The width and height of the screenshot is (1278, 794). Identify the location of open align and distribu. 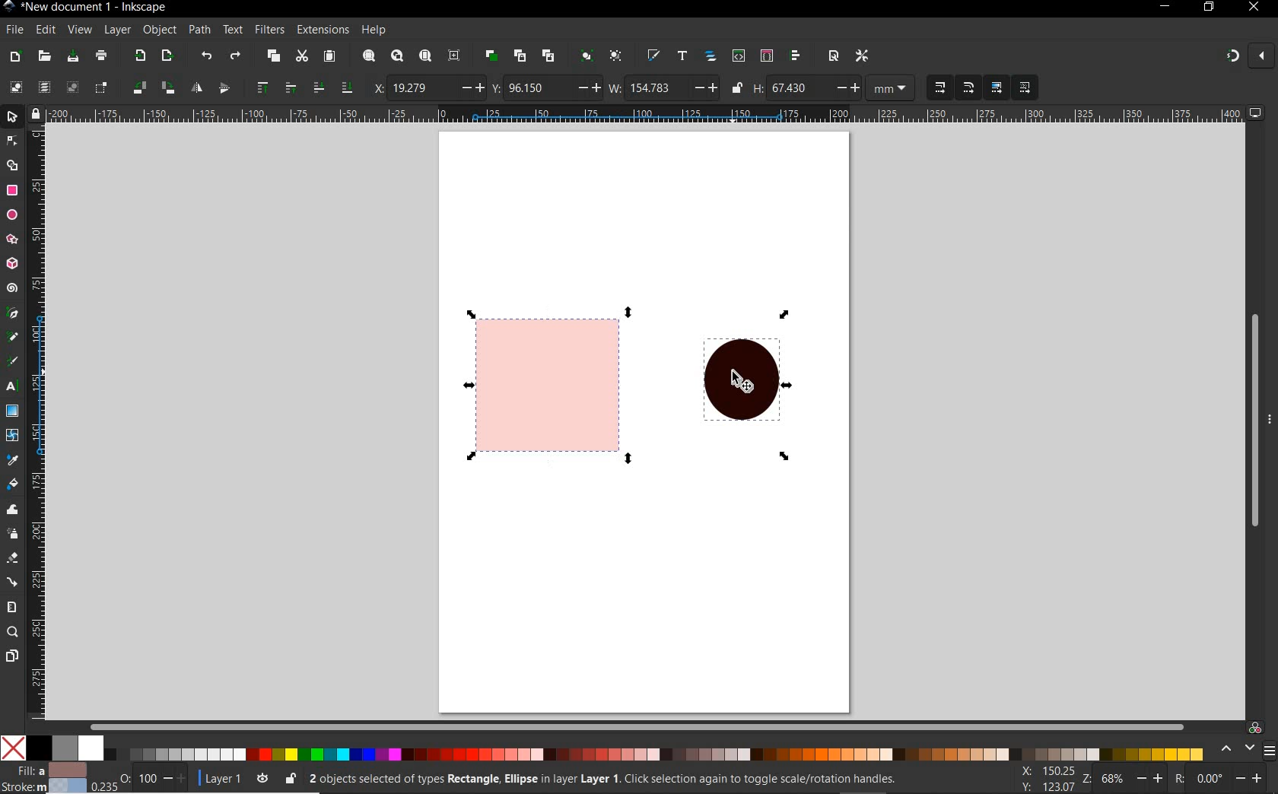
(795, 56).